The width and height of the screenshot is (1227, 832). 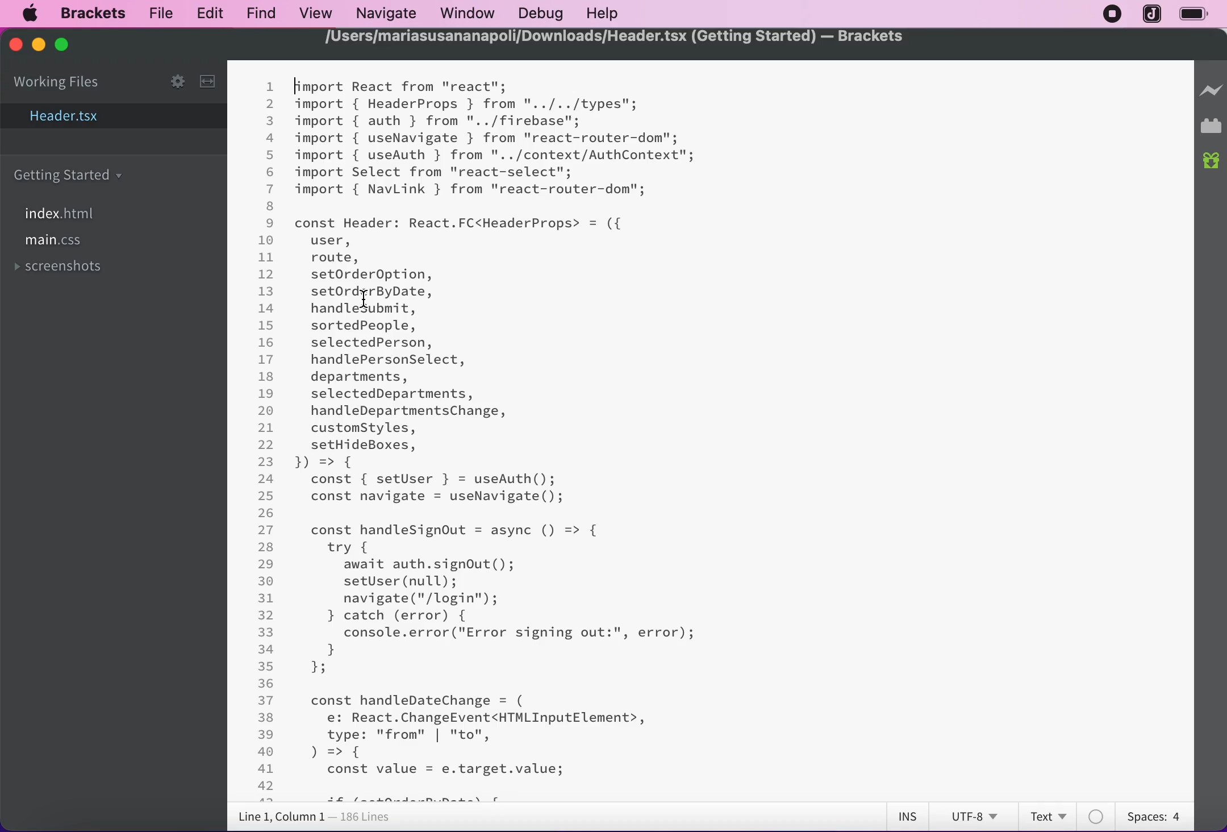 What do you see at coordinates (267, 411) in the screenshot?
I see `20` at bounding box center [267, 411].